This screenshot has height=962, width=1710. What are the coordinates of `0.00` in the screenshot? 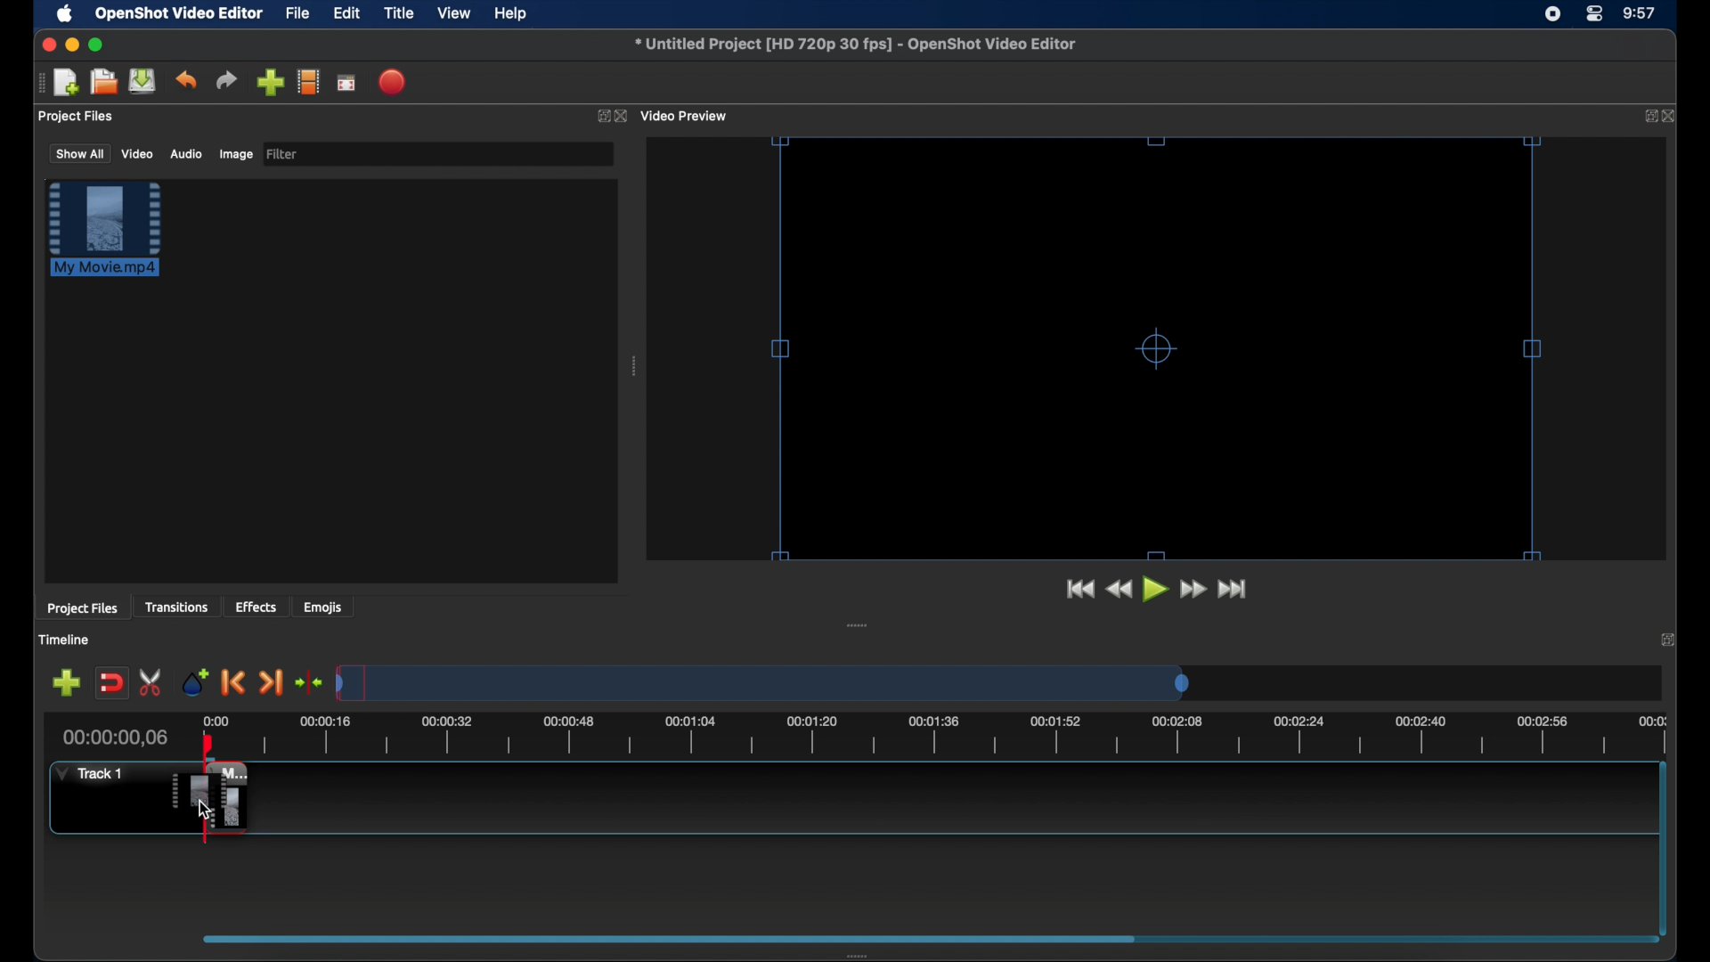 It's located at (216, 720).